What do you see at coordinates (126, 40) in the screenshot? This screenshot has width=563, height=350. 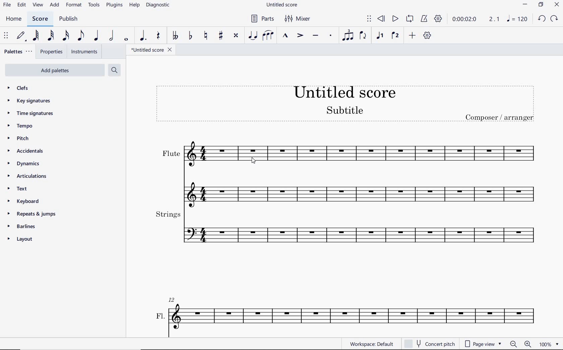 I see `WHOLE NOTE` at bounding box center [126, 40].